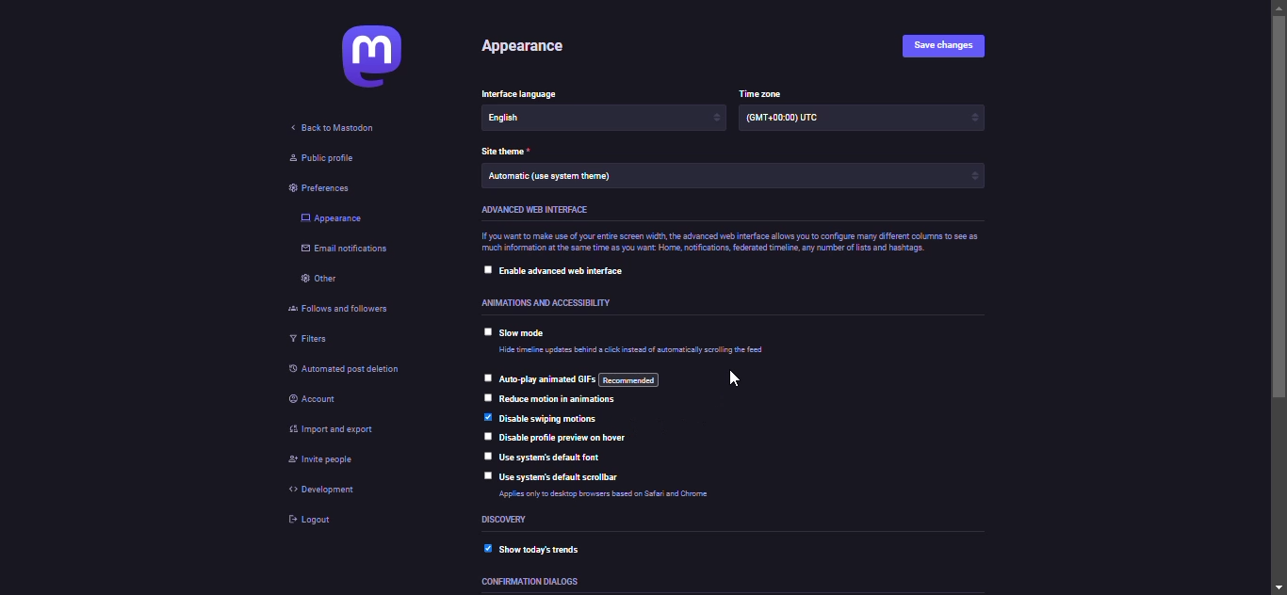 The width and height of the screenshot is (1287, 595). What do you see at coordinates (565, 177) in the screenshot?
I see `theme` at bounding box center [565, 177].